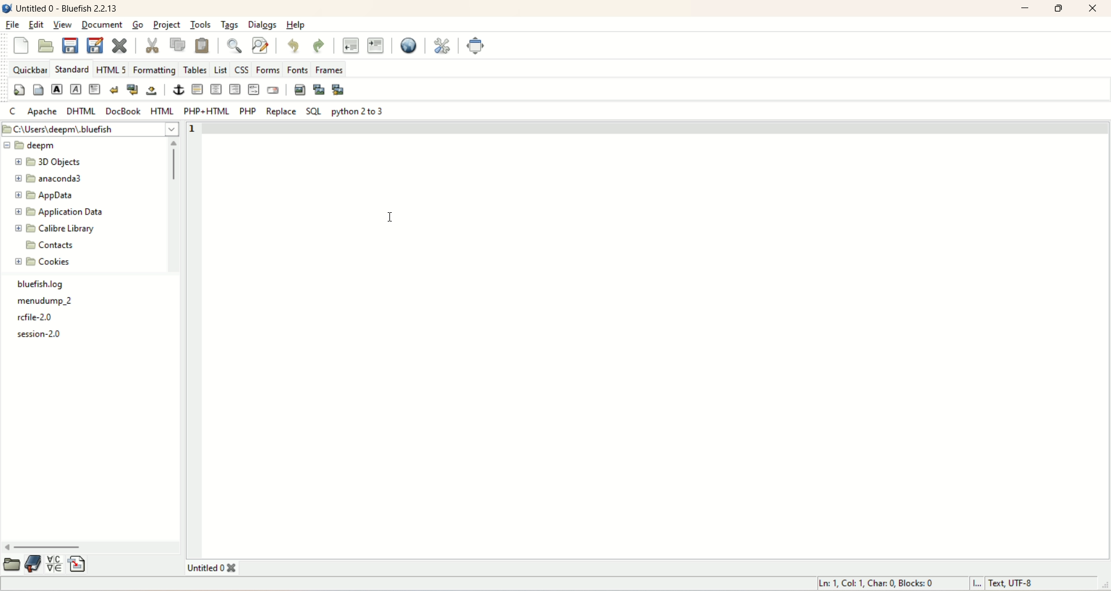 Image resolution: width=1111 pixels, height=591 pixels. What do you see at coordinates (200, 25) in the screenshot?
I see `tools` at bounding box center [200, 25].